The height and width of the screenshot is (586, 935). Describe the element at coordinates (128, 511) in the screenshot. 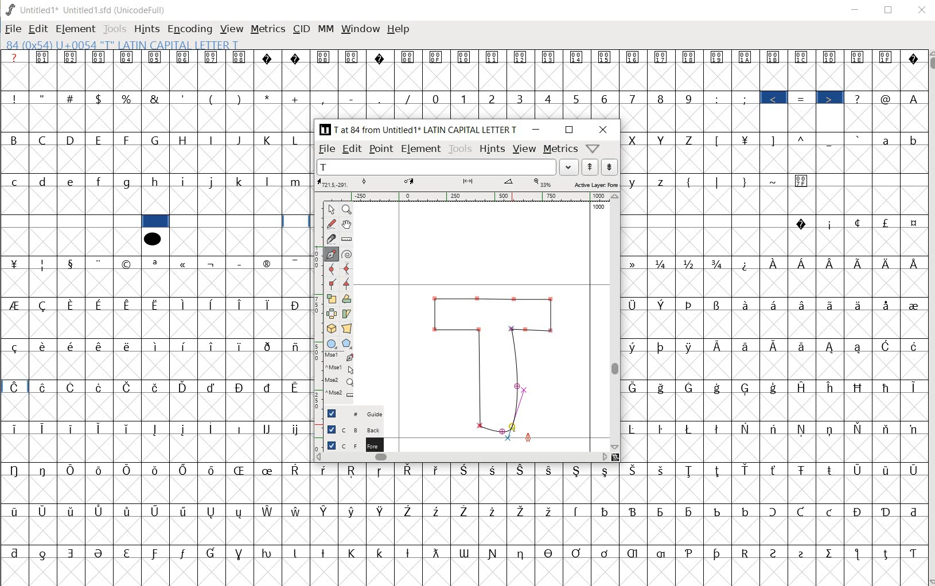

I see `Symbol` at that location.